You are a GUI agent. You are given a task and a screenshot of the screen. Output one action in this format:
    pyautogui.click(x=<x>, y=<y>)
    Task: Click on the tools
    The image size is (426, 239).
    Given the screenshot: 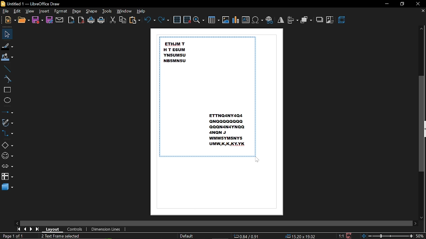 What is the action you would take?
    pyautogui.click(x=108, y=11)
    